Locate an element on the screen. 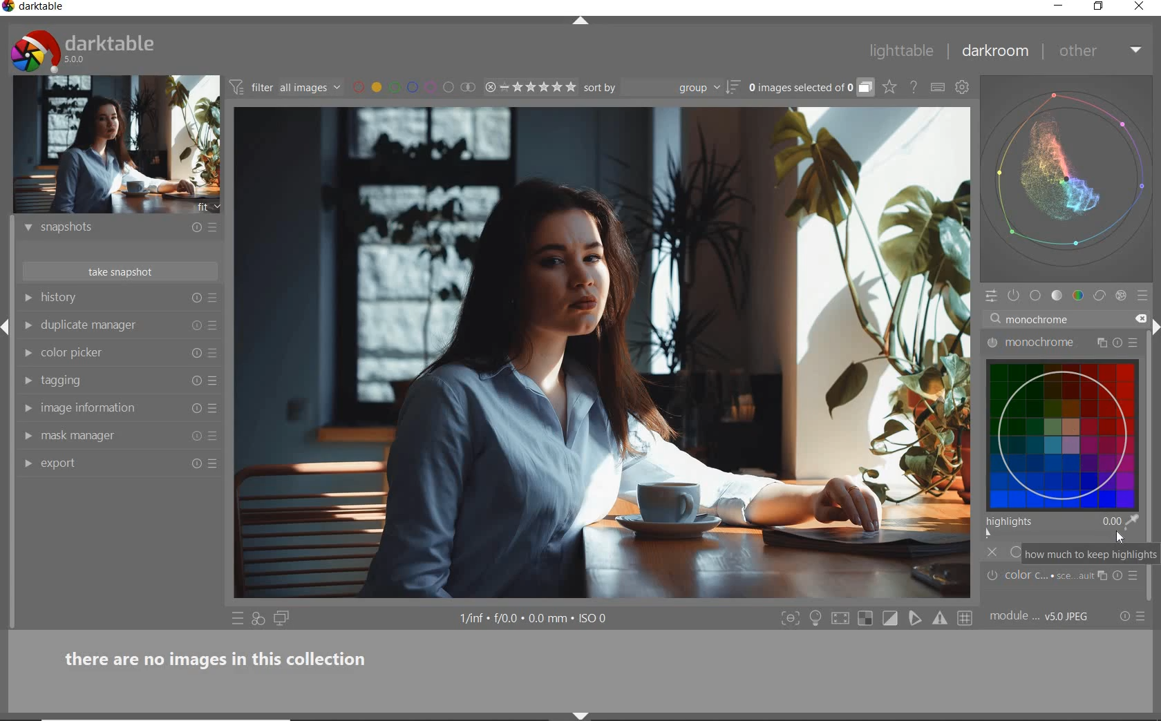 The height and width of the screenshot is (721, 1161). tagging is located at coordinates (108, 381).